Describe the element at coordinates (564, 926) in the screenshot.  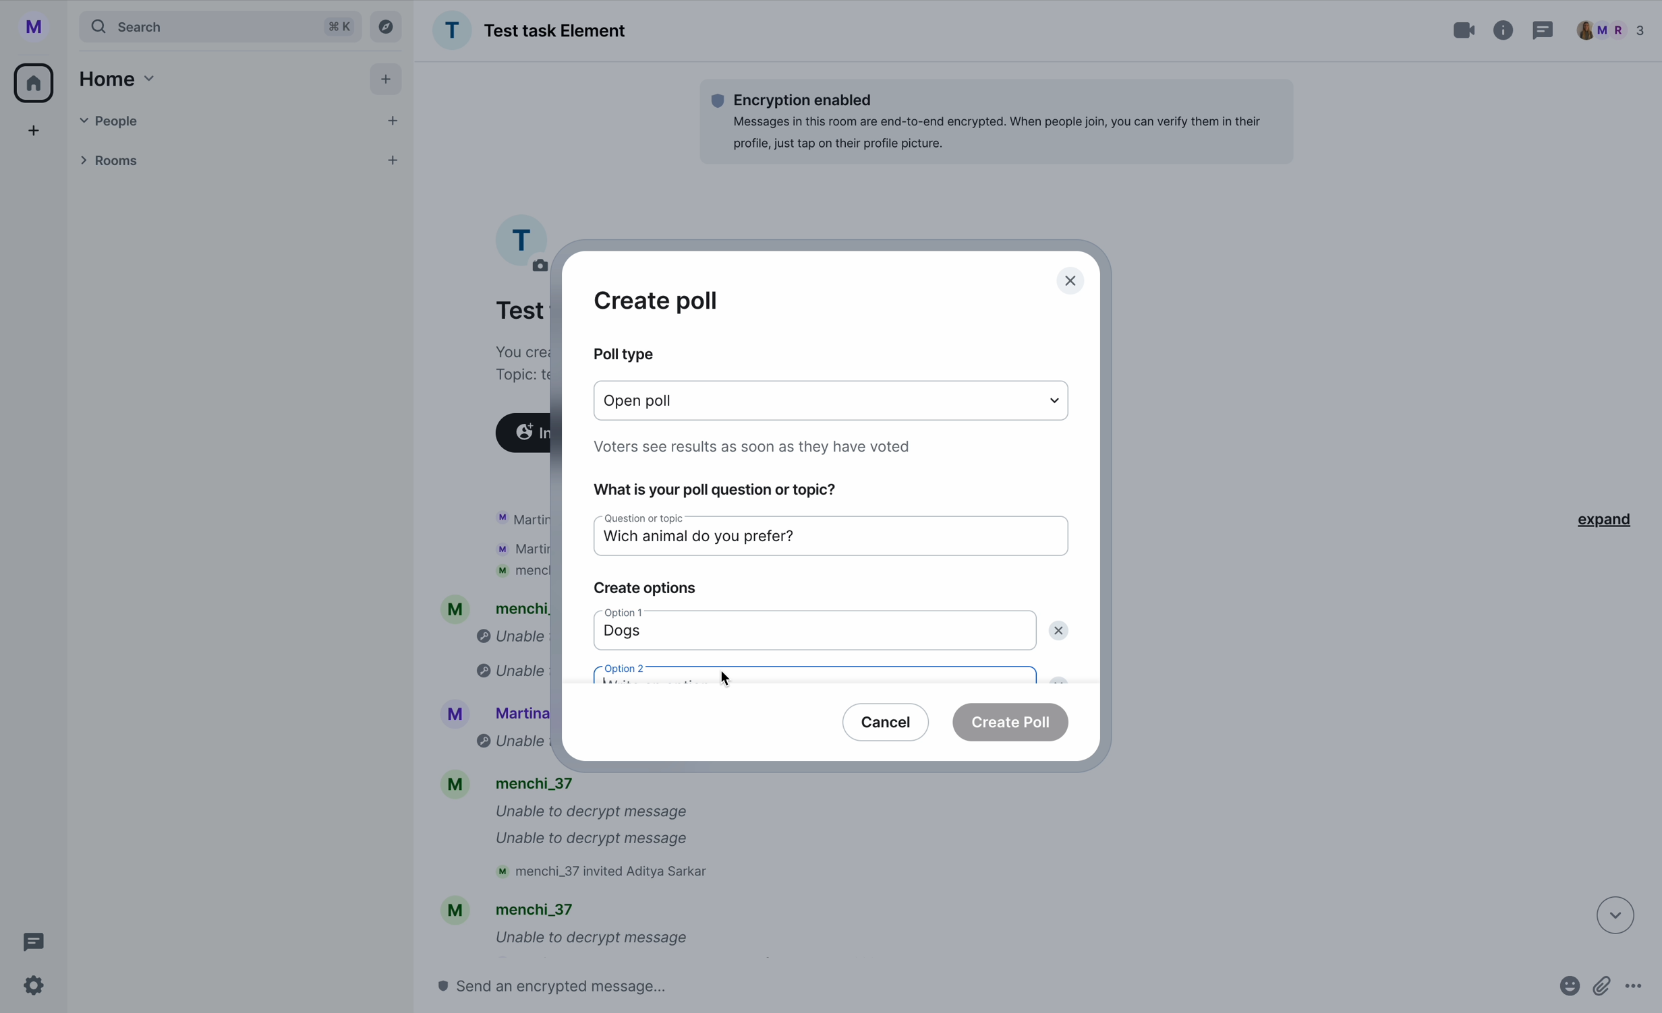
I see `mM mencni_s/
Unable to decrypt message` at that location.